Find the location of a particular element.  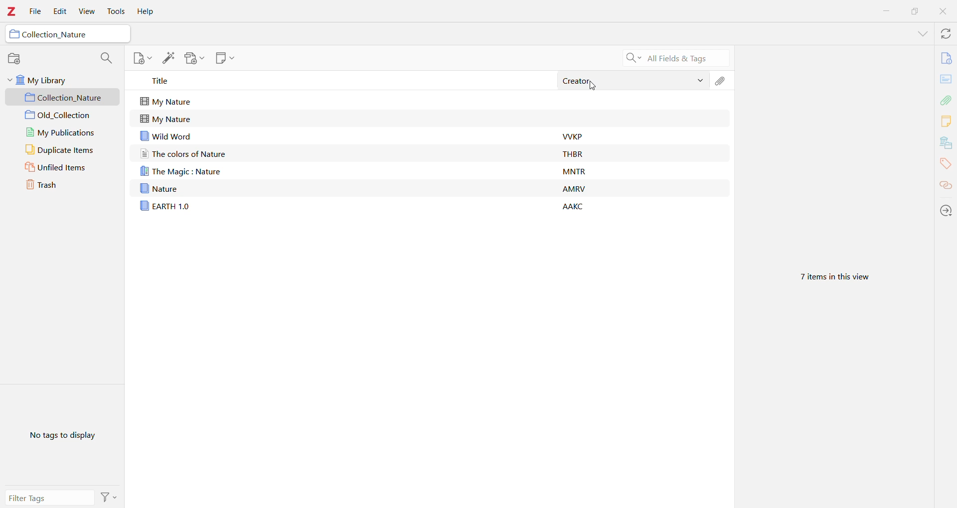

Sync with zotero.org is located at coordinates (946, 33).